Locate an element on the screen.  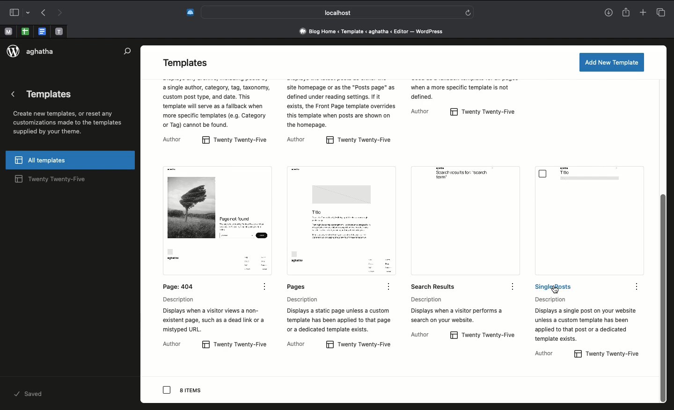
Description is located at coordinates (216, 316).